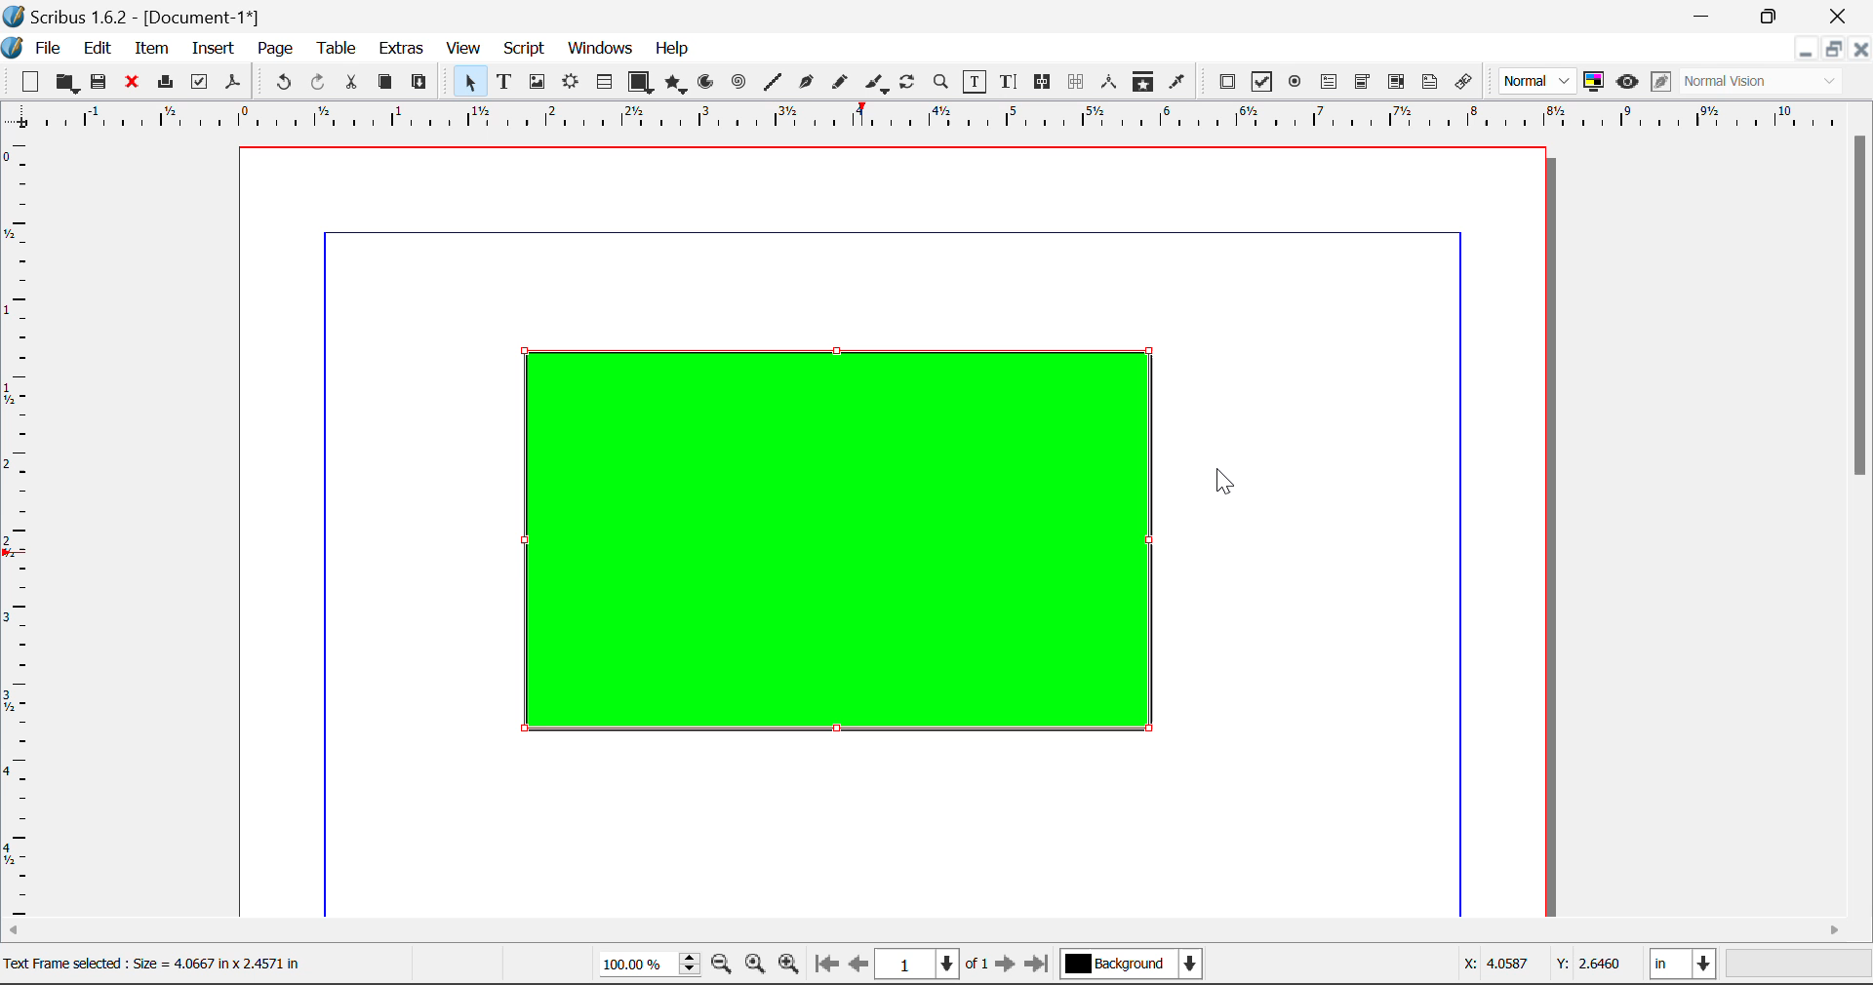 Image resolution: width=1873 pixels, height=985 pixels. I want to click on Tables, so click(604, 82).